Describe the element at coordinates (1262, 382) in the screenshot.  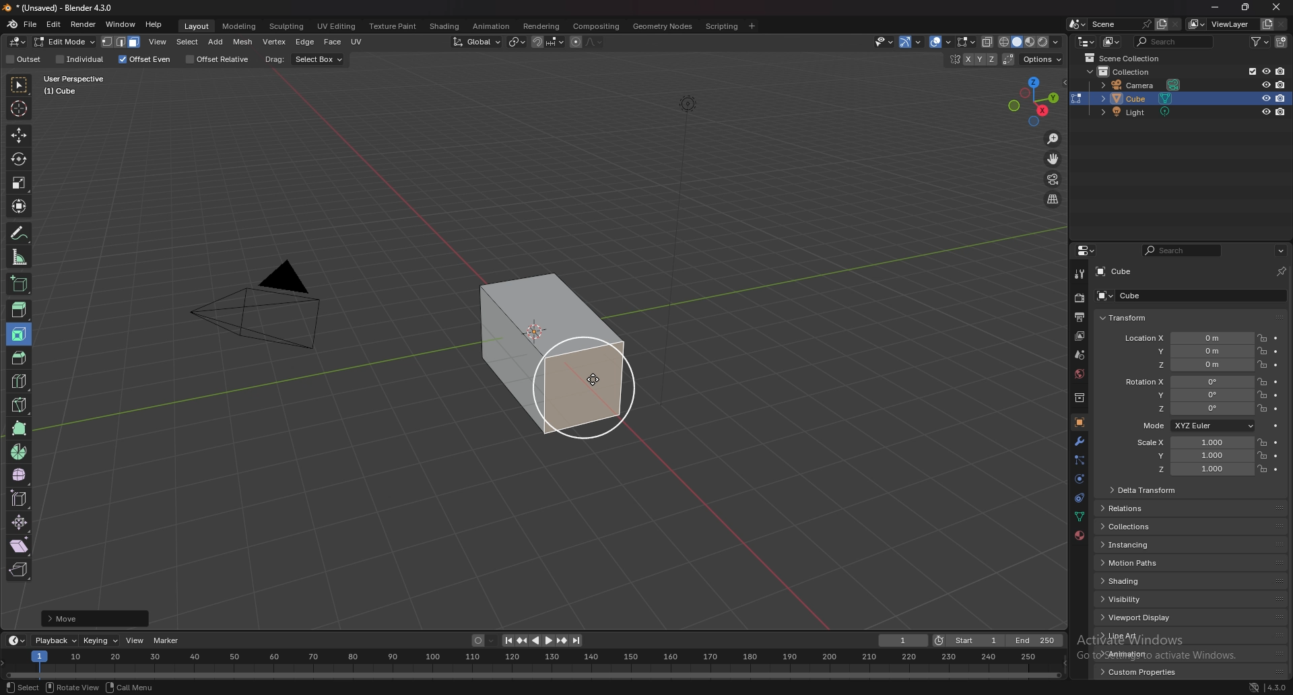
I see `lock` at that location.